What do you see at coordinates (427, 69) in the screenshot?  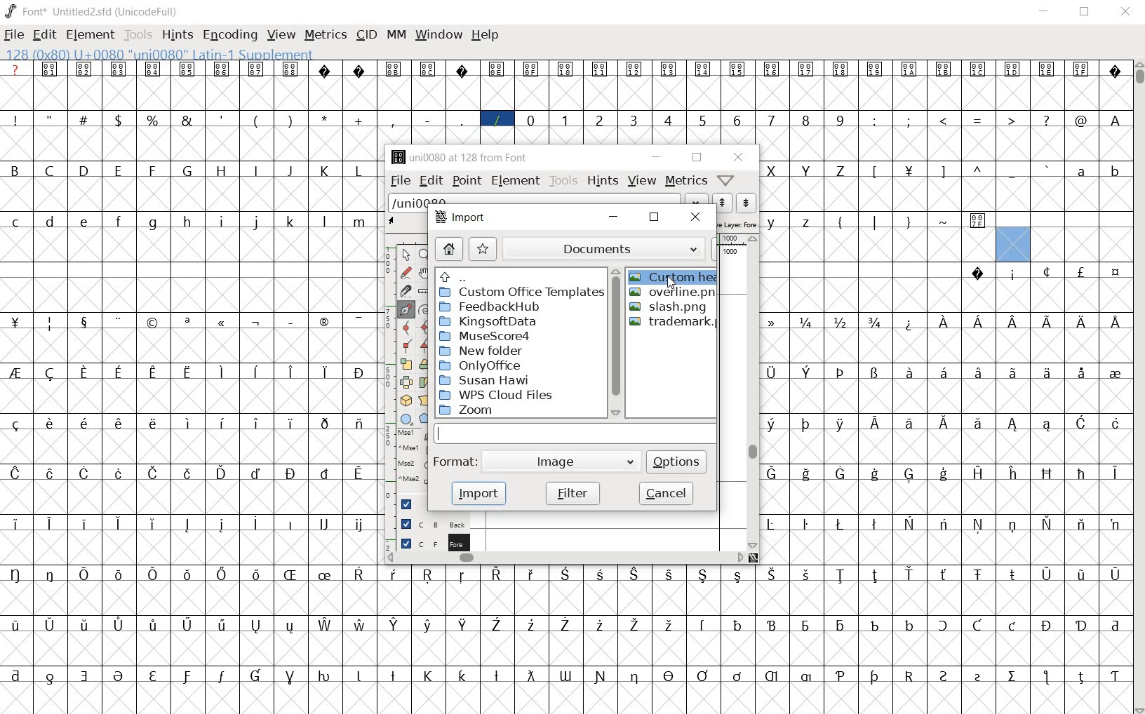 I see `glyph` at bounding box center [427, 69].